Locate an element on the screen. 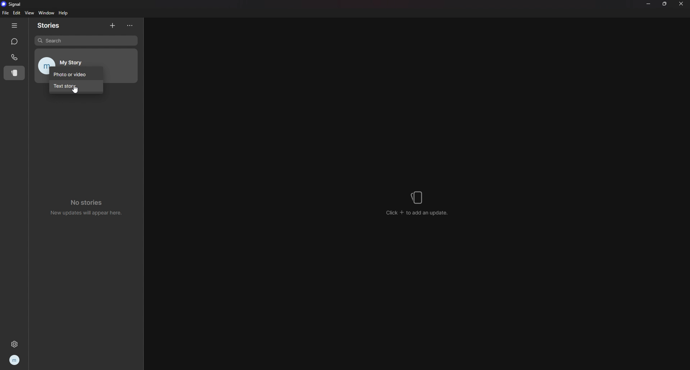 This screenshot has width=690, height=370. help is located at coordinates (64, 13).